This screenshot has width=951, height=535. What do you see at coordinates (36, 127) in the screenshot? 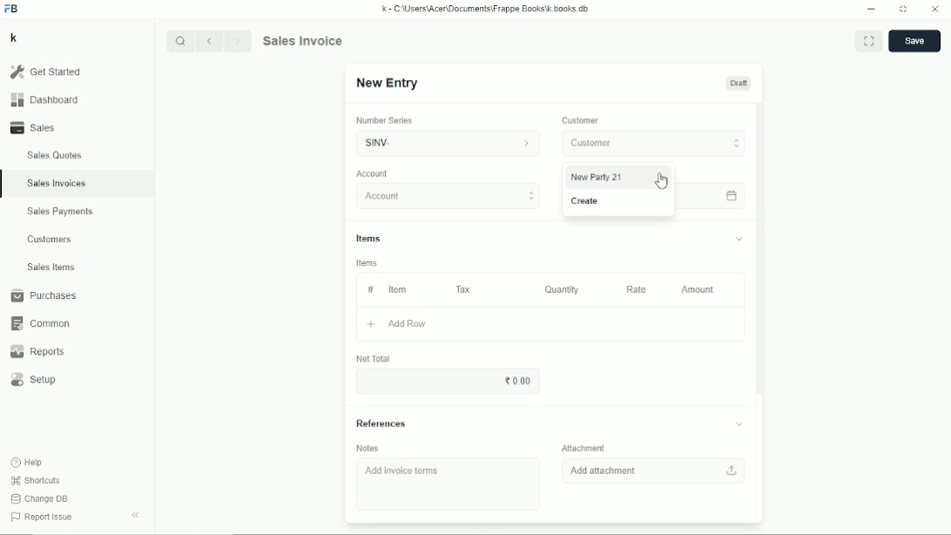
I see `Sales` at bounding box center [36, 127].